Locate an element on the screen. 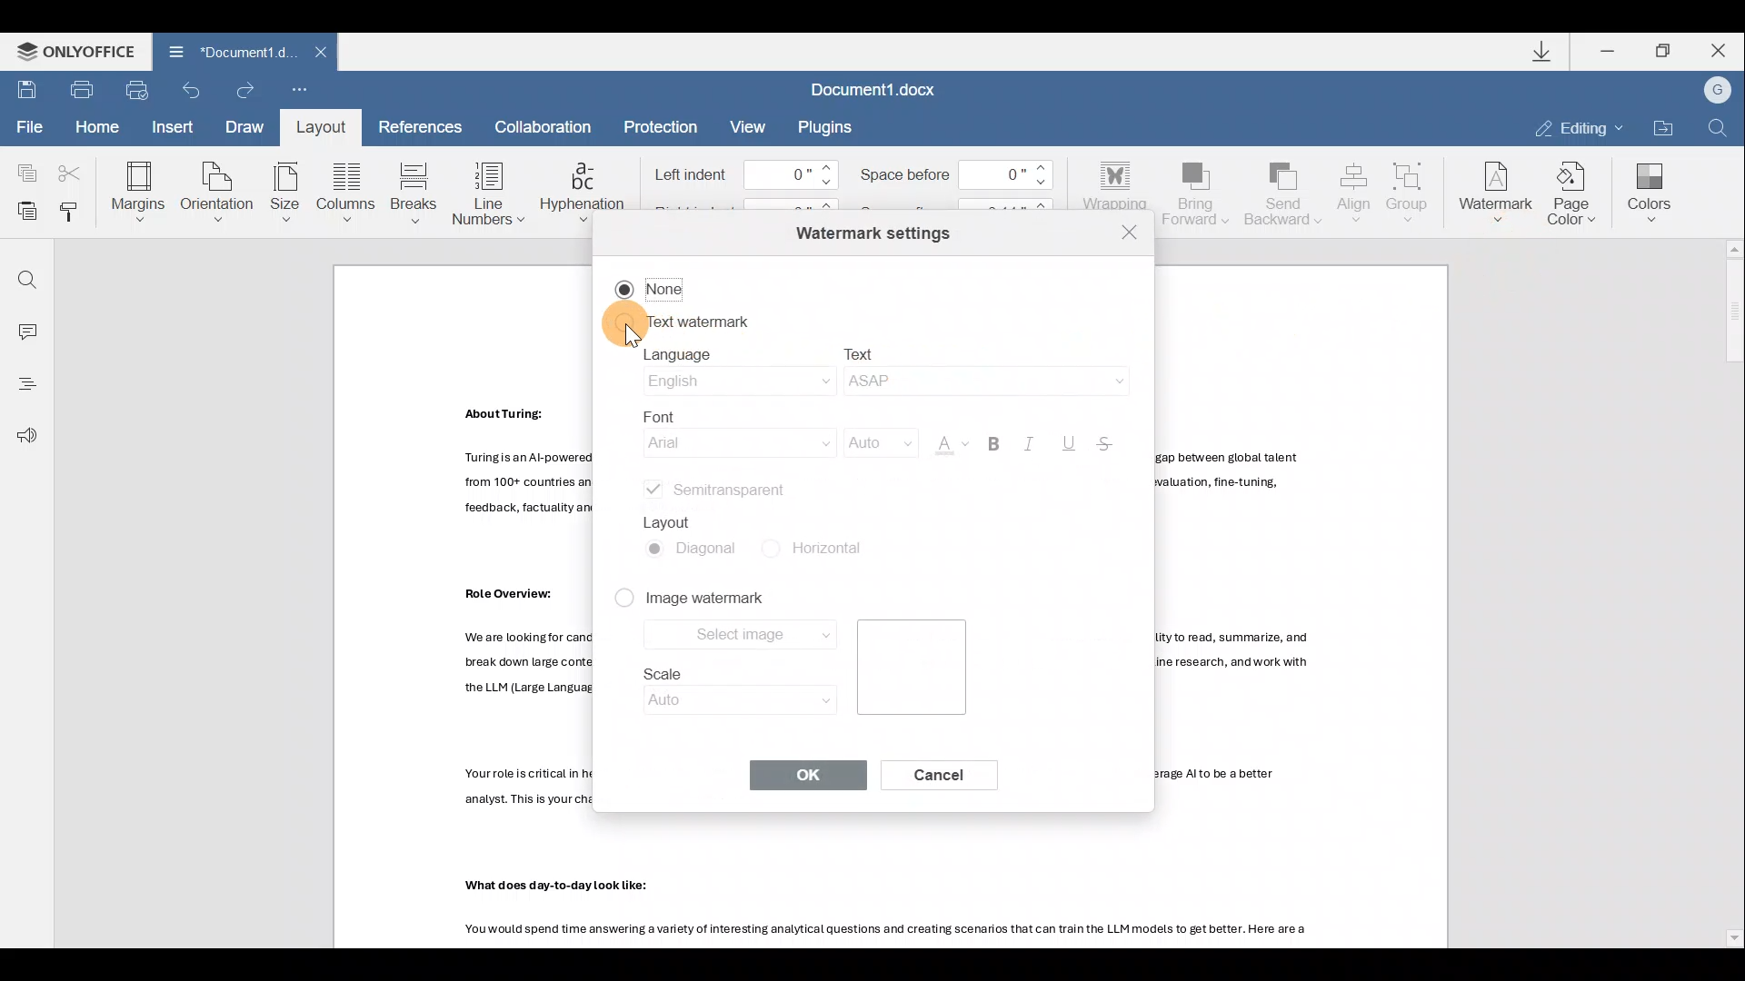 Image resolution: width=1745 pixels, height=981 pixels. Scroll bar is located at coordinates (1727, 591).